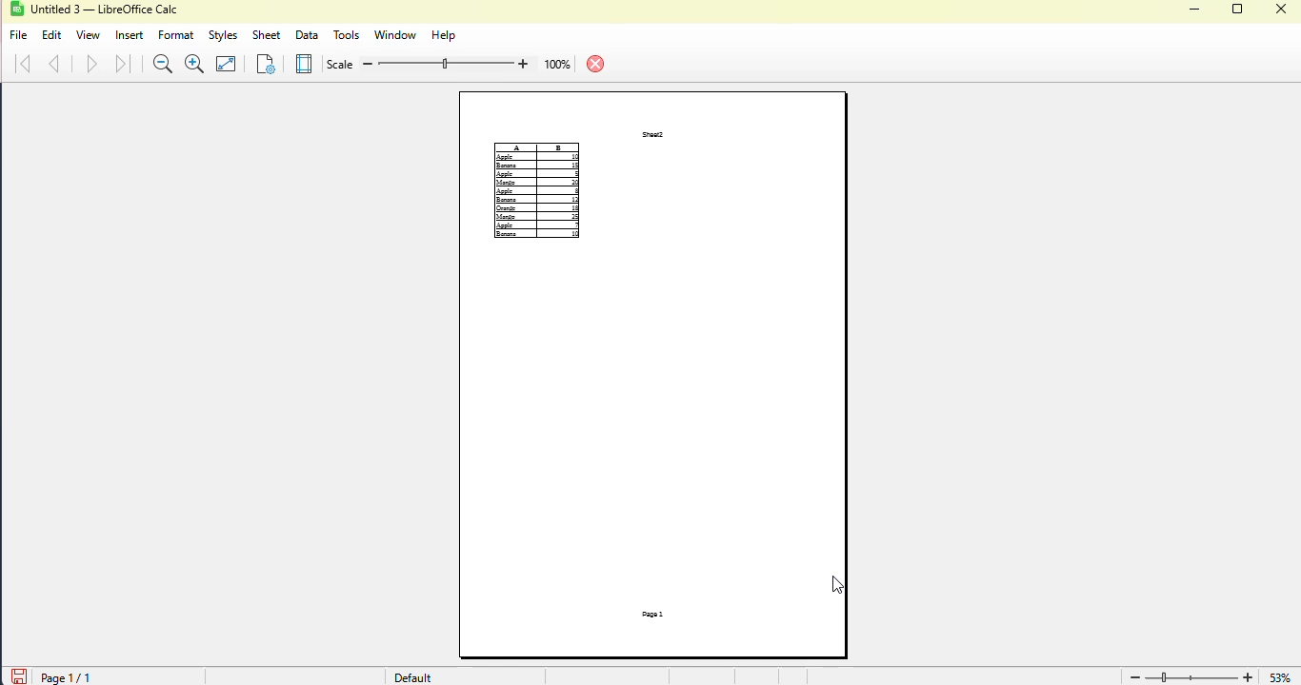 Image resolution: width=1301 pixels, height=685 pixels. I want to click on minimize, so click(1194, 10).